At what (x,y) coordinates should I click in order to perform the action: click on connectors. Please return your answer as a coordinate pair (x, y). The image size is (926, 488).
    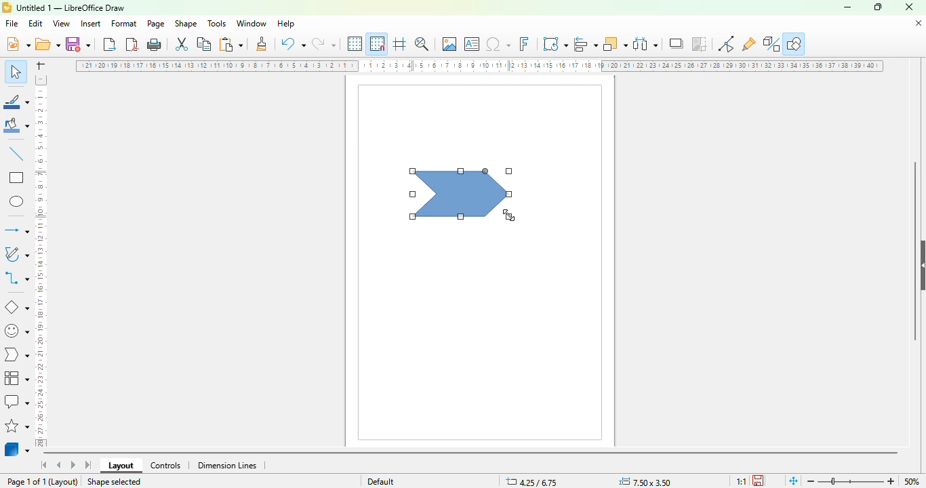
    Looking at the image, I should click on (16, 277).